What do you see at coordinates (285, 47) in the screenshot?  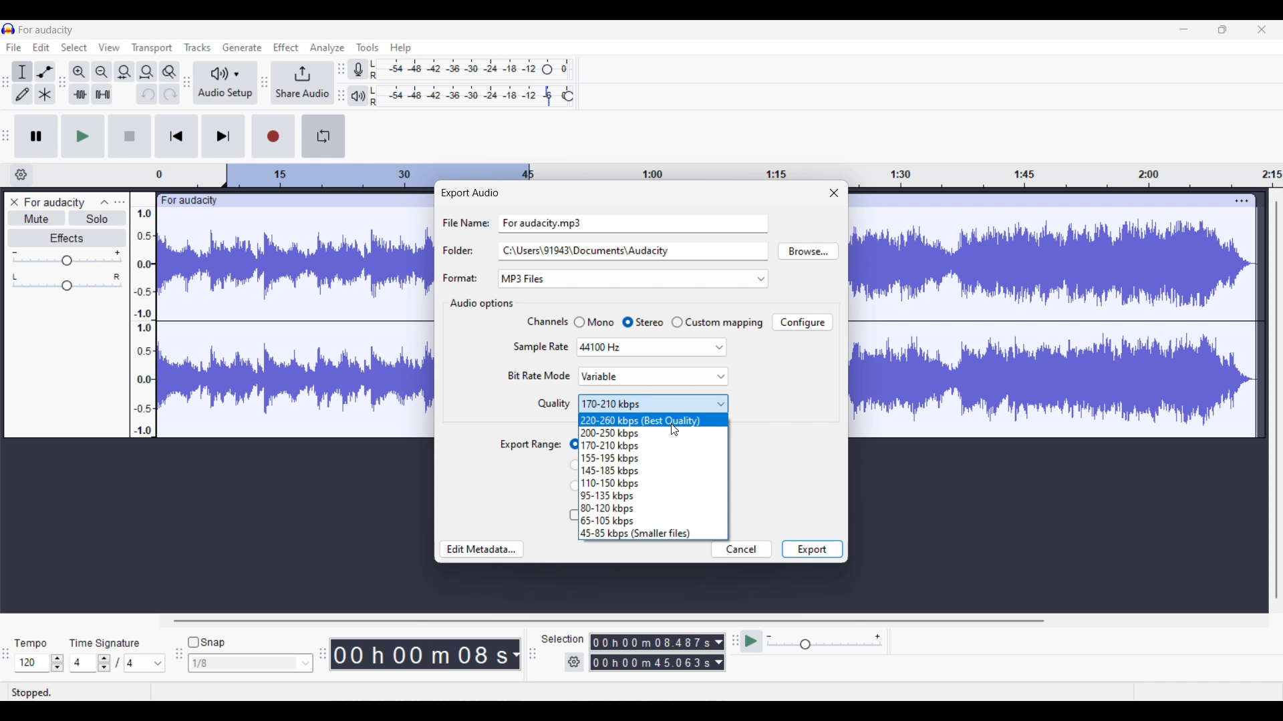 I see `Effect menu` at bounding box center [285, 47].